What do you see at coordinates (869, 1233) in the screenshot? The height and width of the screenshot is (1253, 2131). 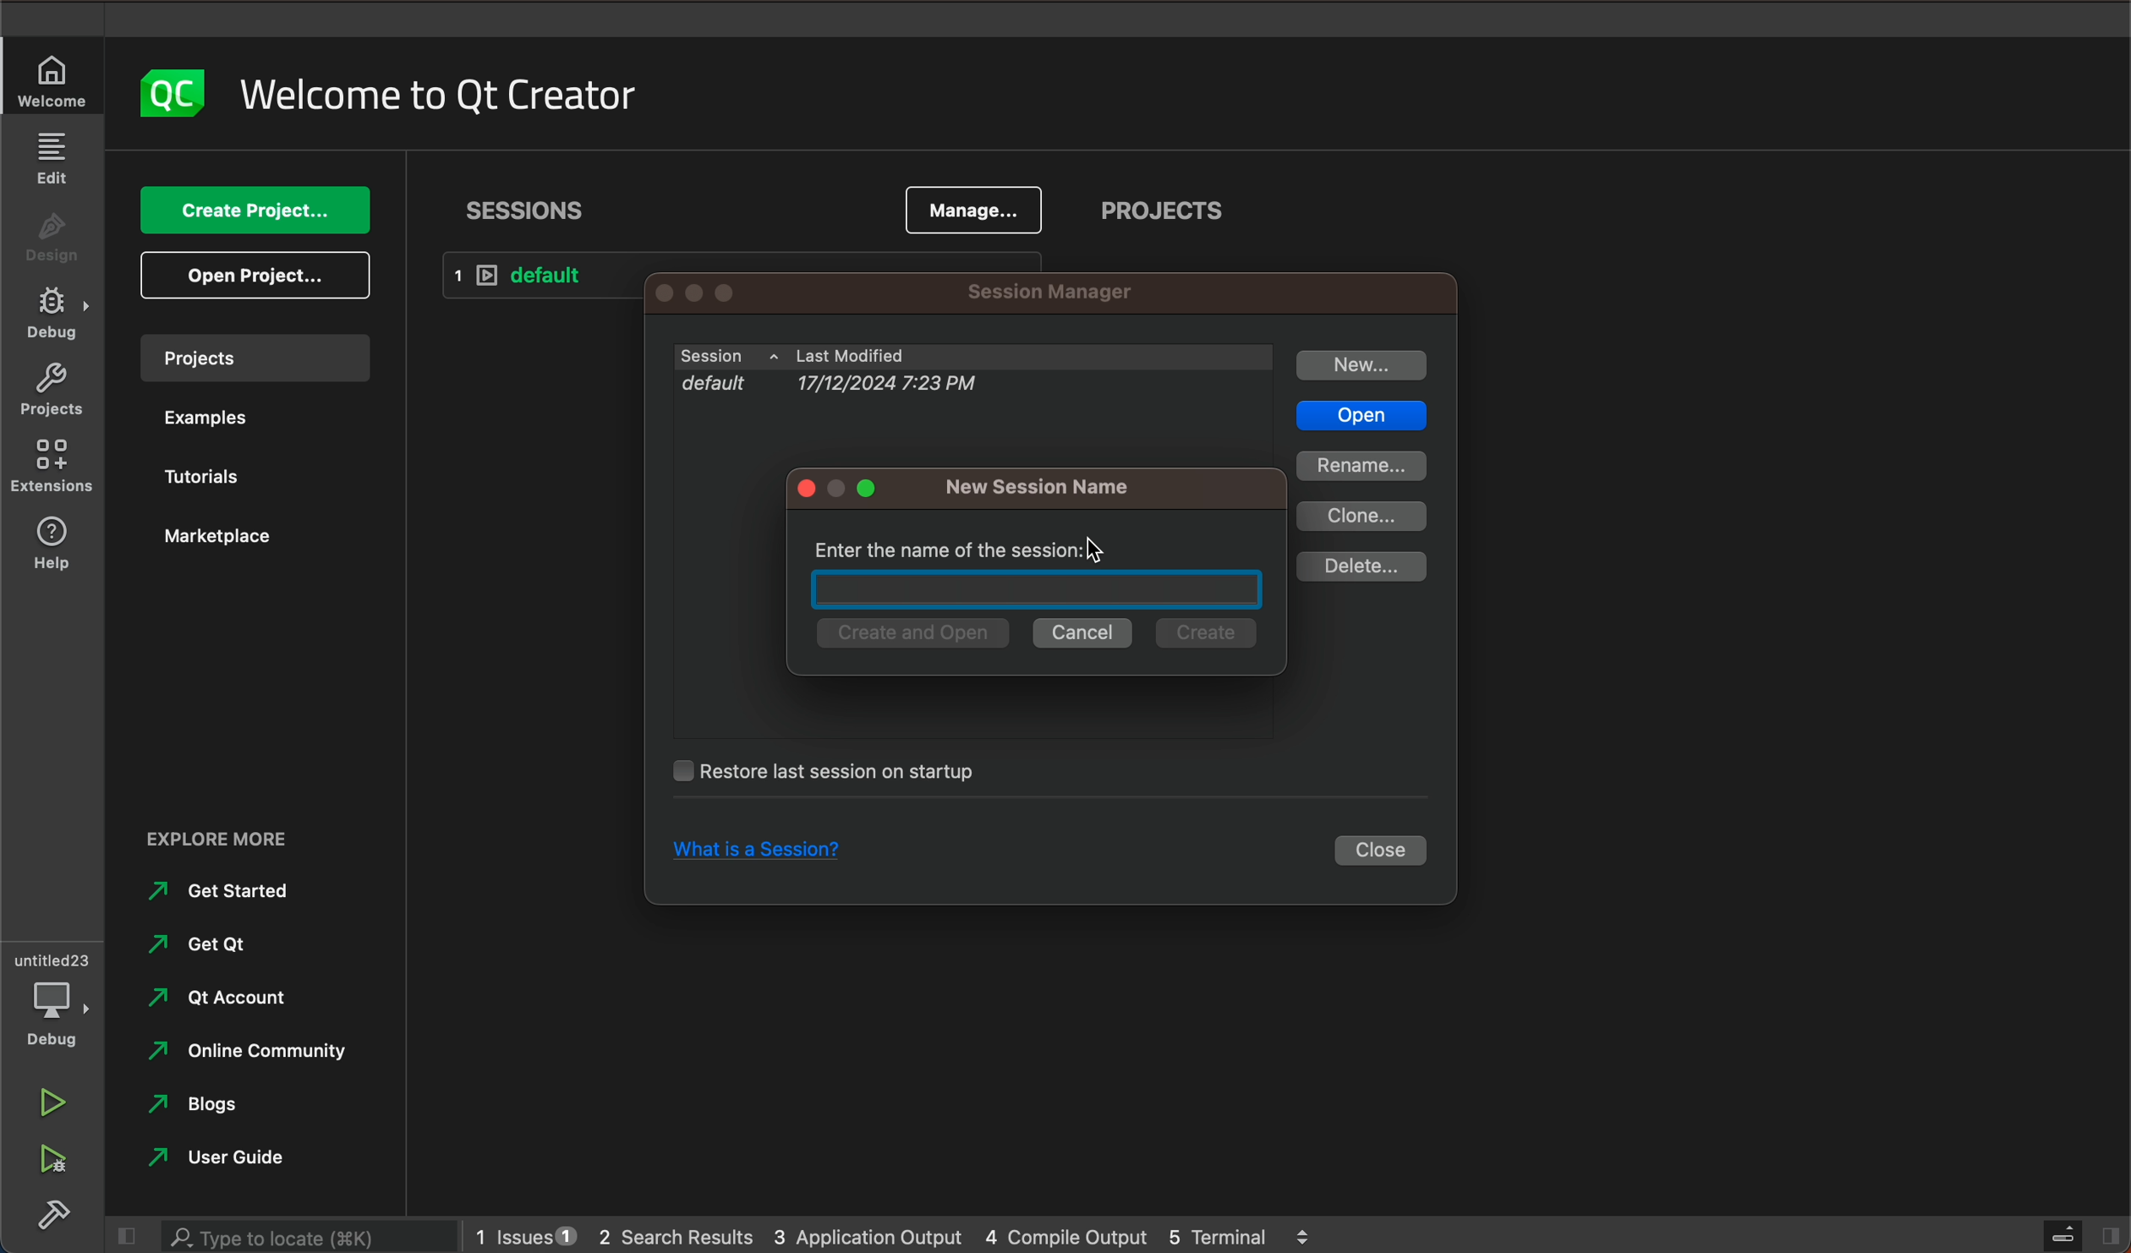 I see `application output` at bounding box center [869, 1233].